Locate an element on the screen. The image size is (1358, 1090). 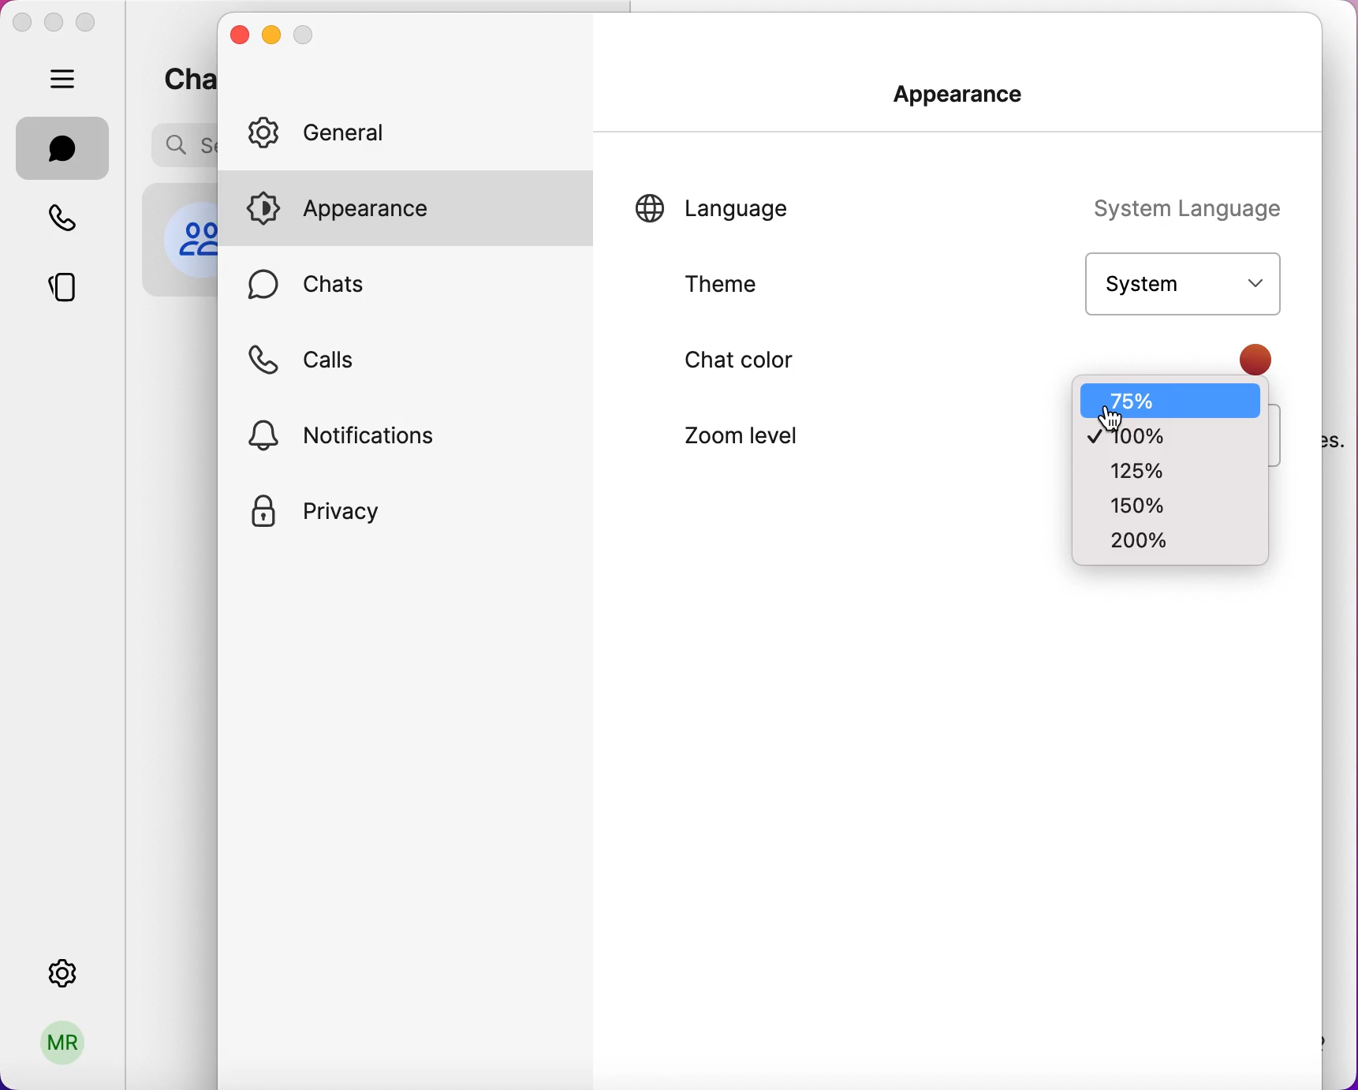
75% is located at coordinates (1178, 398).